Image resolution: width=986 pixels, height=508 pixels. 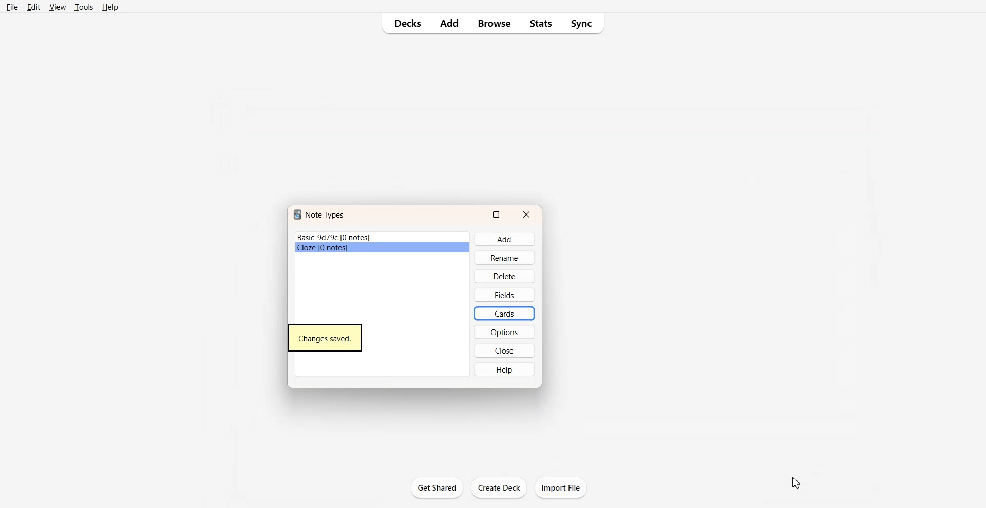 What do you see at coordinates (507, 295) in the screenshot?
I see `fields` at bounding box center [507, 295].